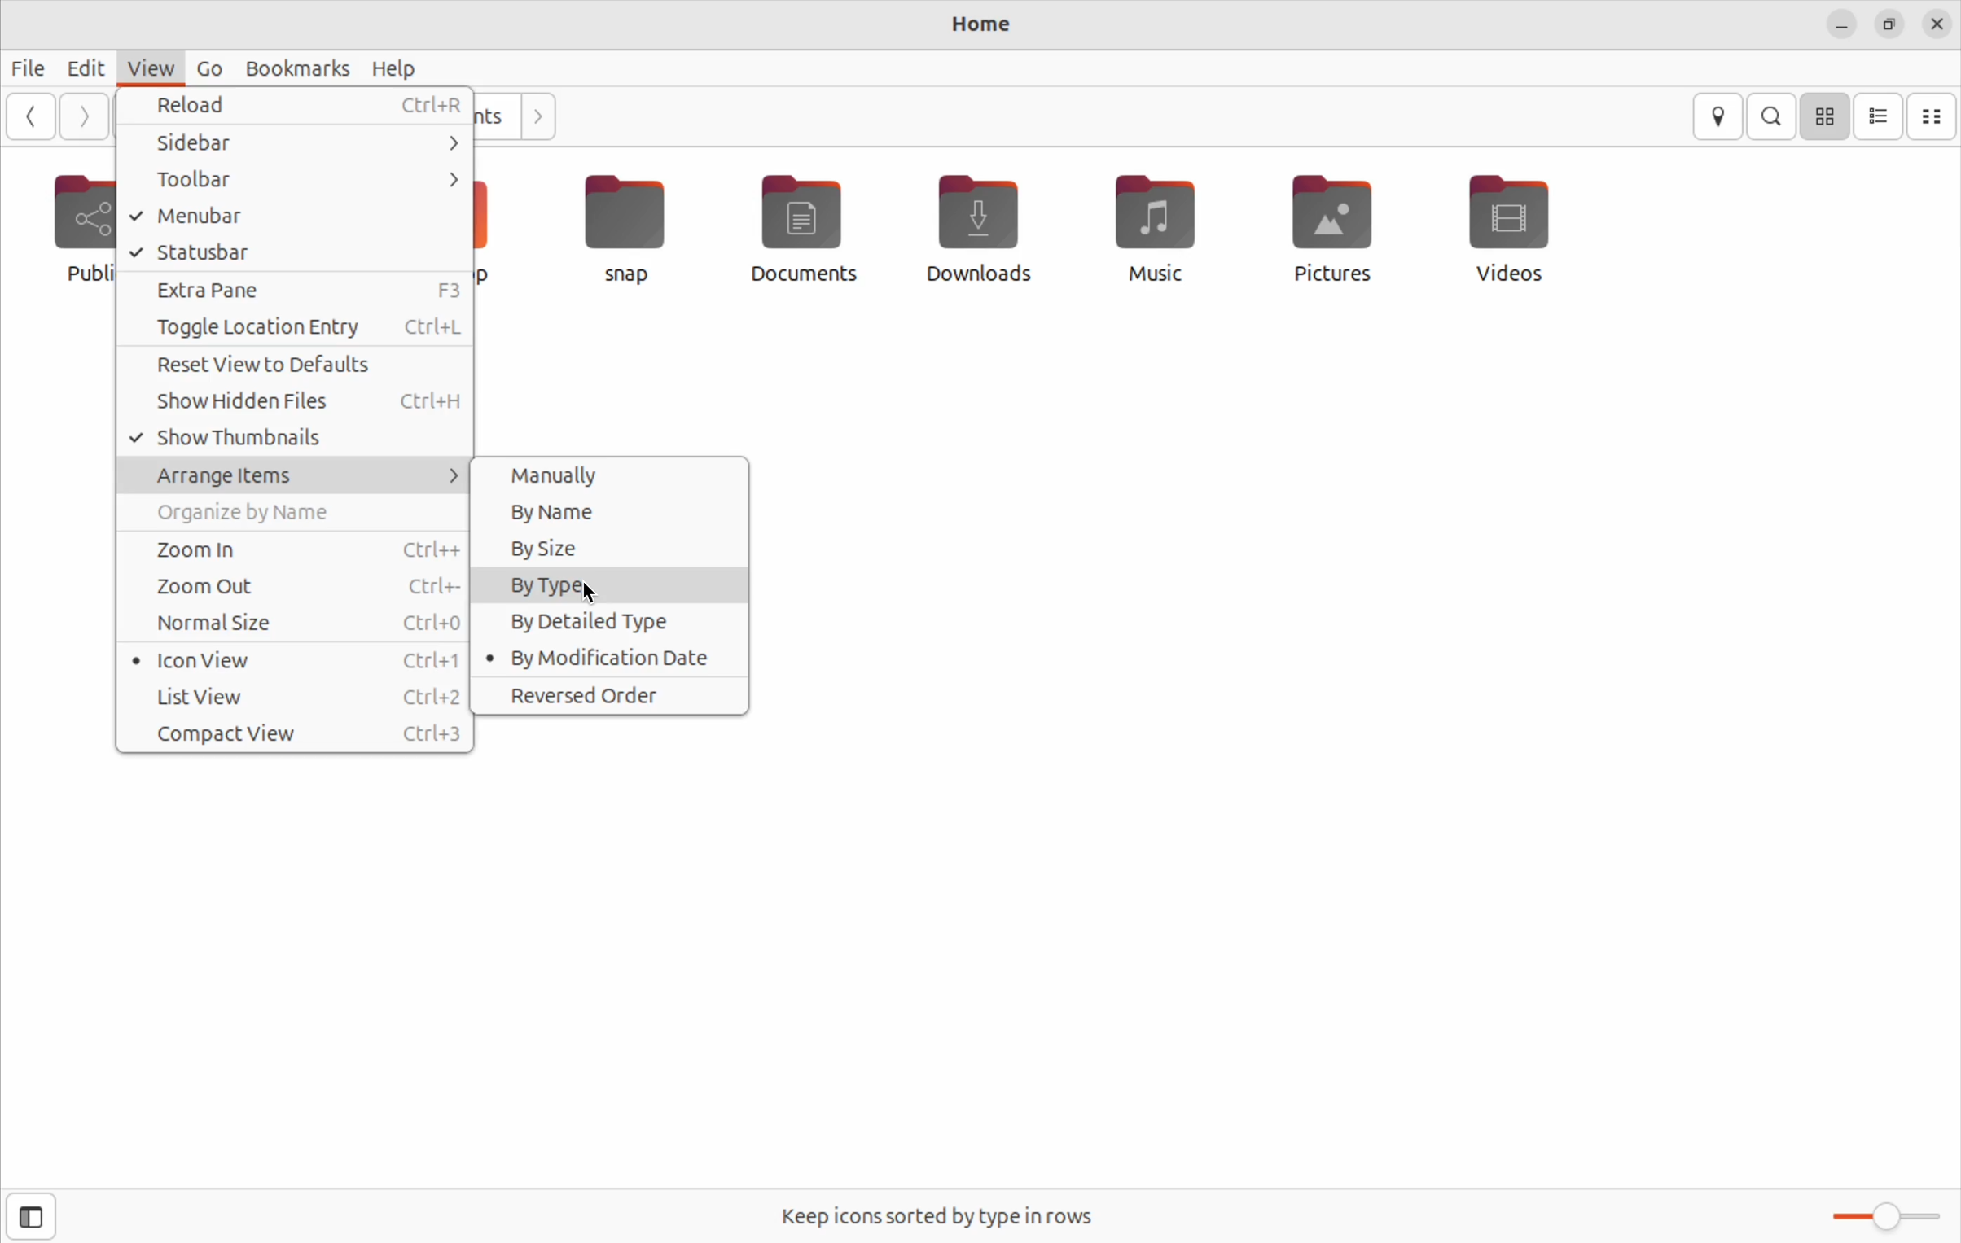  What do you see at coordinates (296, 108) in the screenshot?
I see `reload` at bounding box center [296, 108].